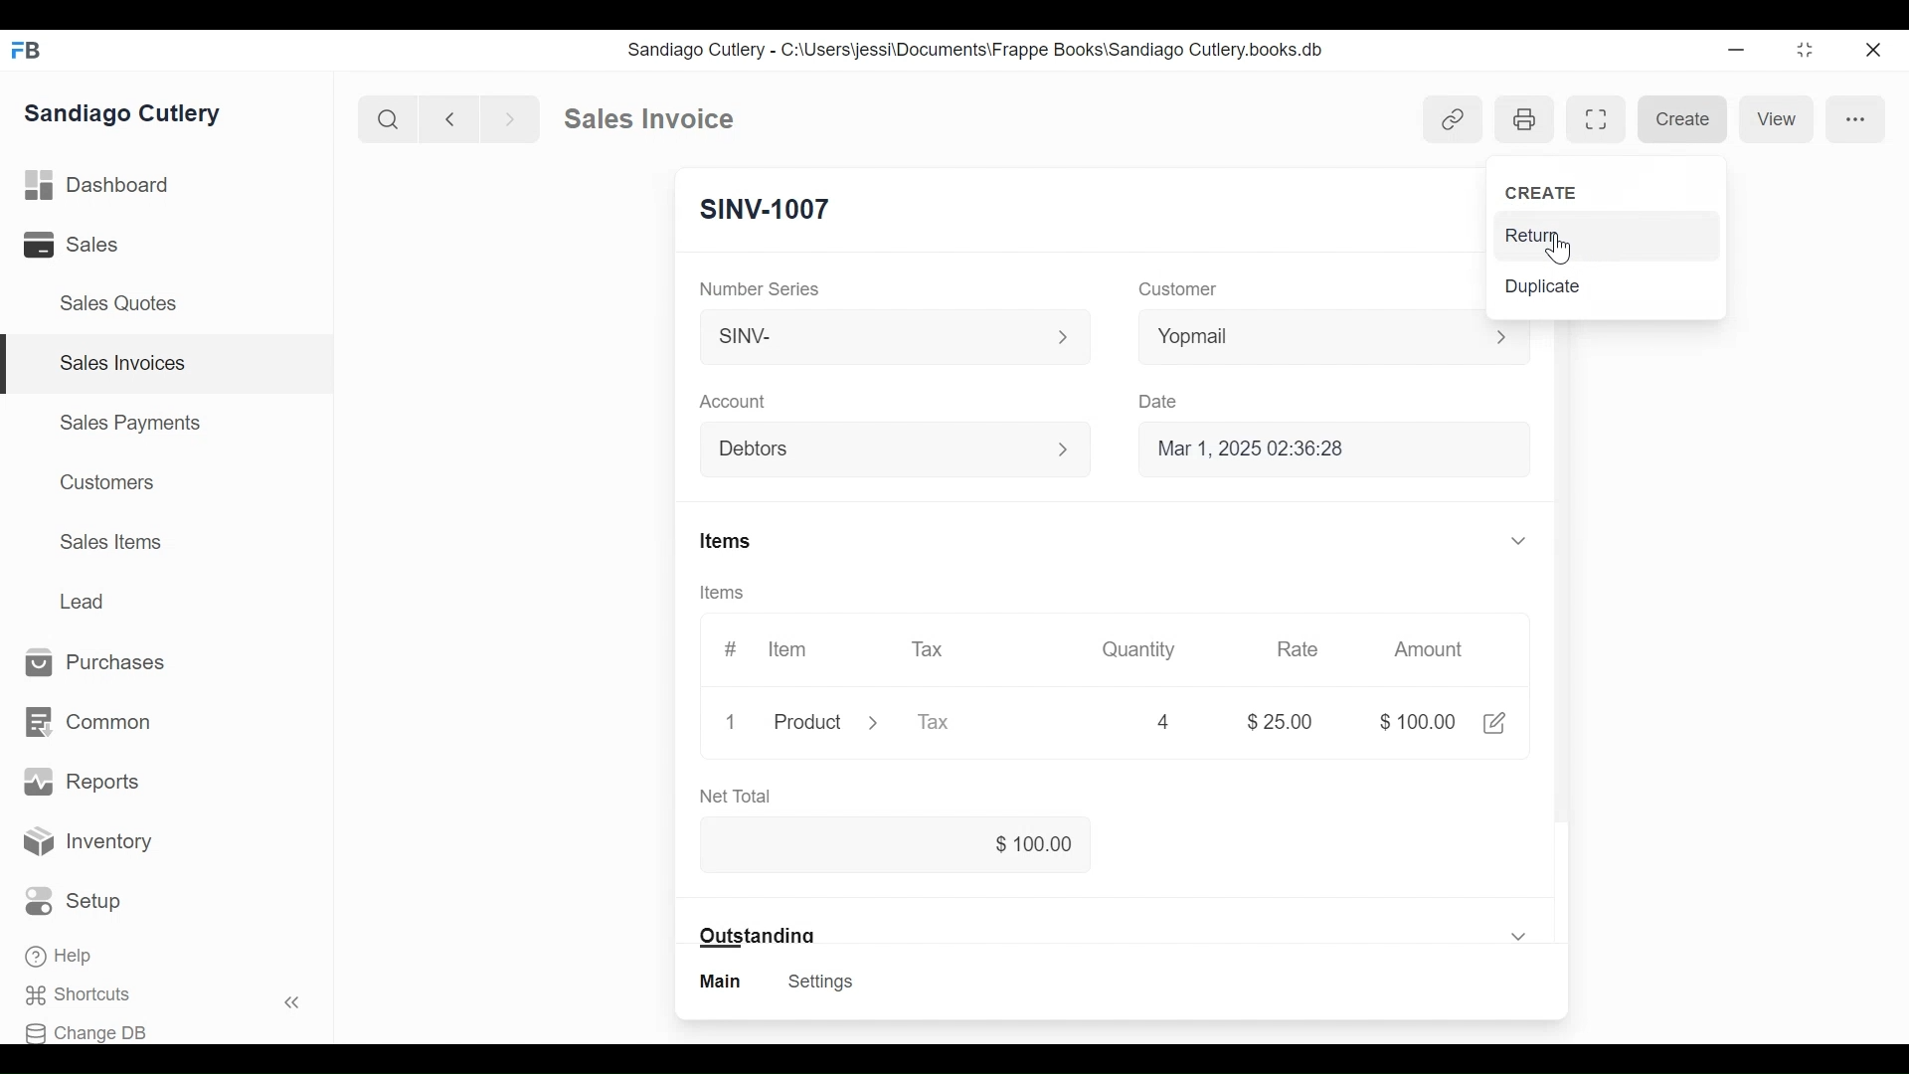  I want to click on Yopmail , so click(1334, 337).